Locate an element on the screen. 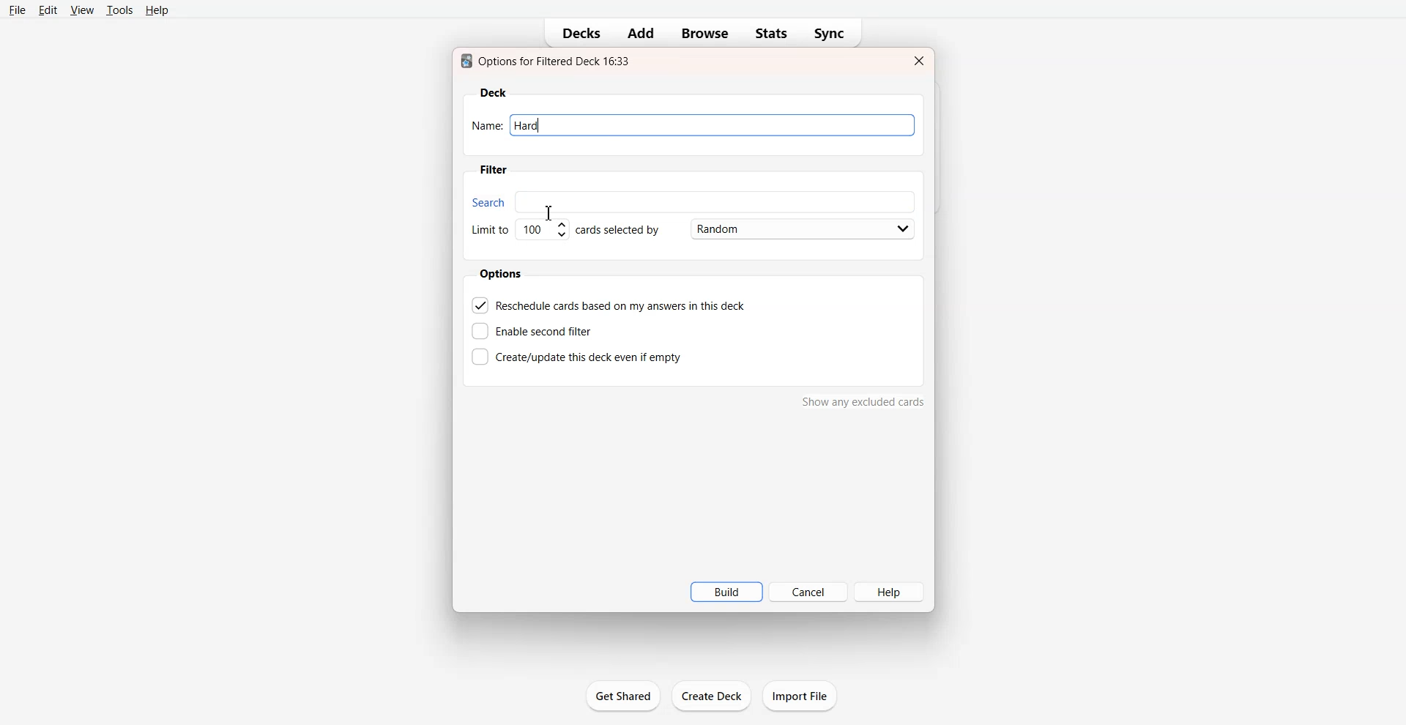 This screenshot has width=1406, height=725. create deck is located at coordinates (715, 696).